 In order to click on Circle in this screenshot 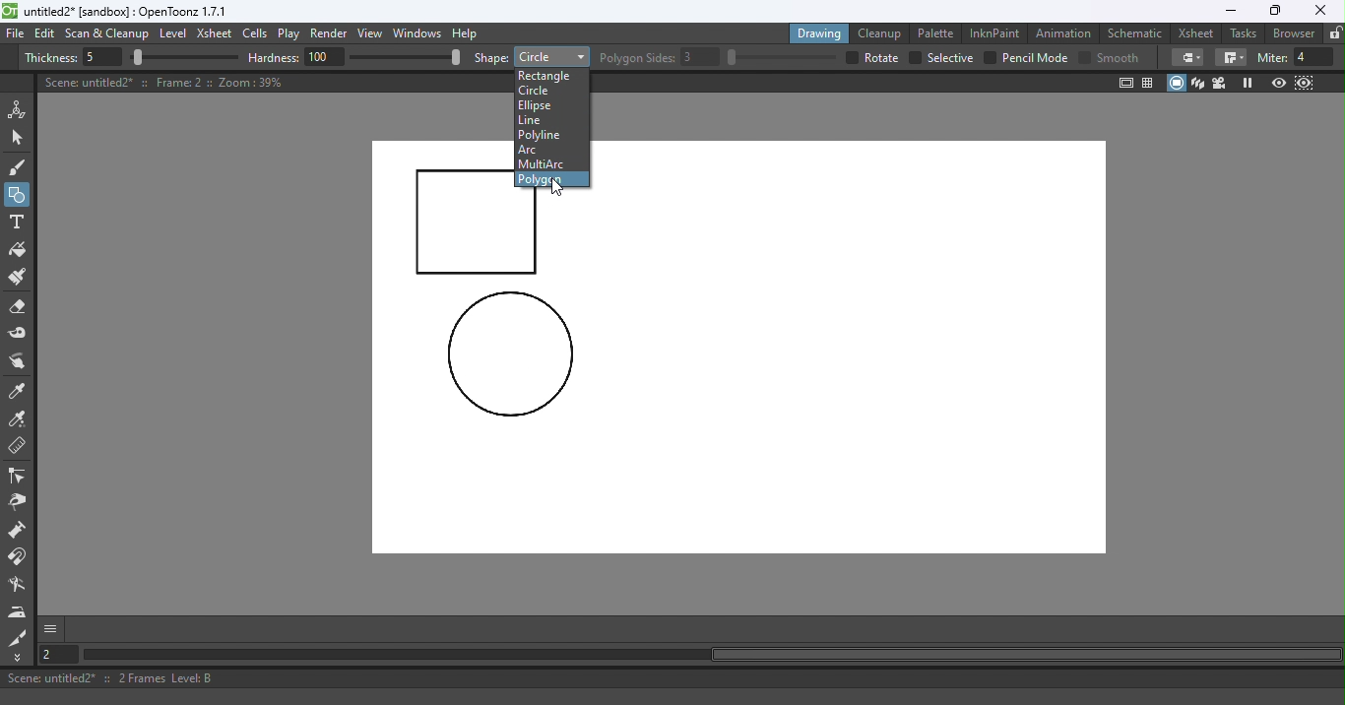, I will do `click(551, 91)`.